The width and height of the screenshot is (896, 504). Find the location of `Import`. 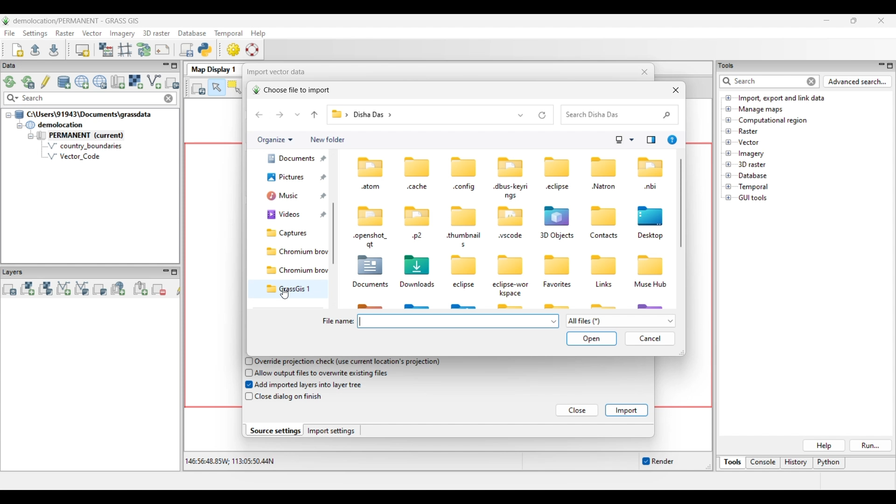

Import is located at coordinates (626, 410).